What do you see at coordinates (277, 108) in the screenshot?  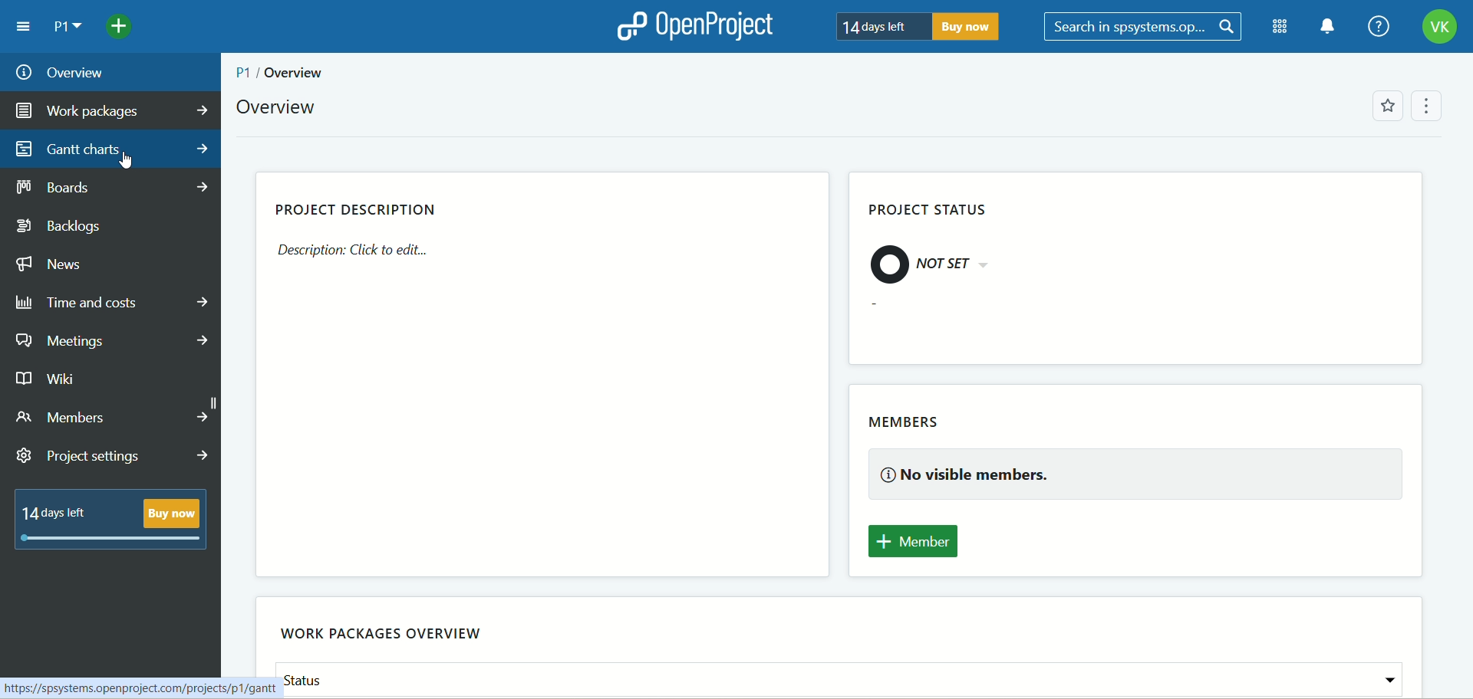 I see `overview` at bounding box center [277, 108].